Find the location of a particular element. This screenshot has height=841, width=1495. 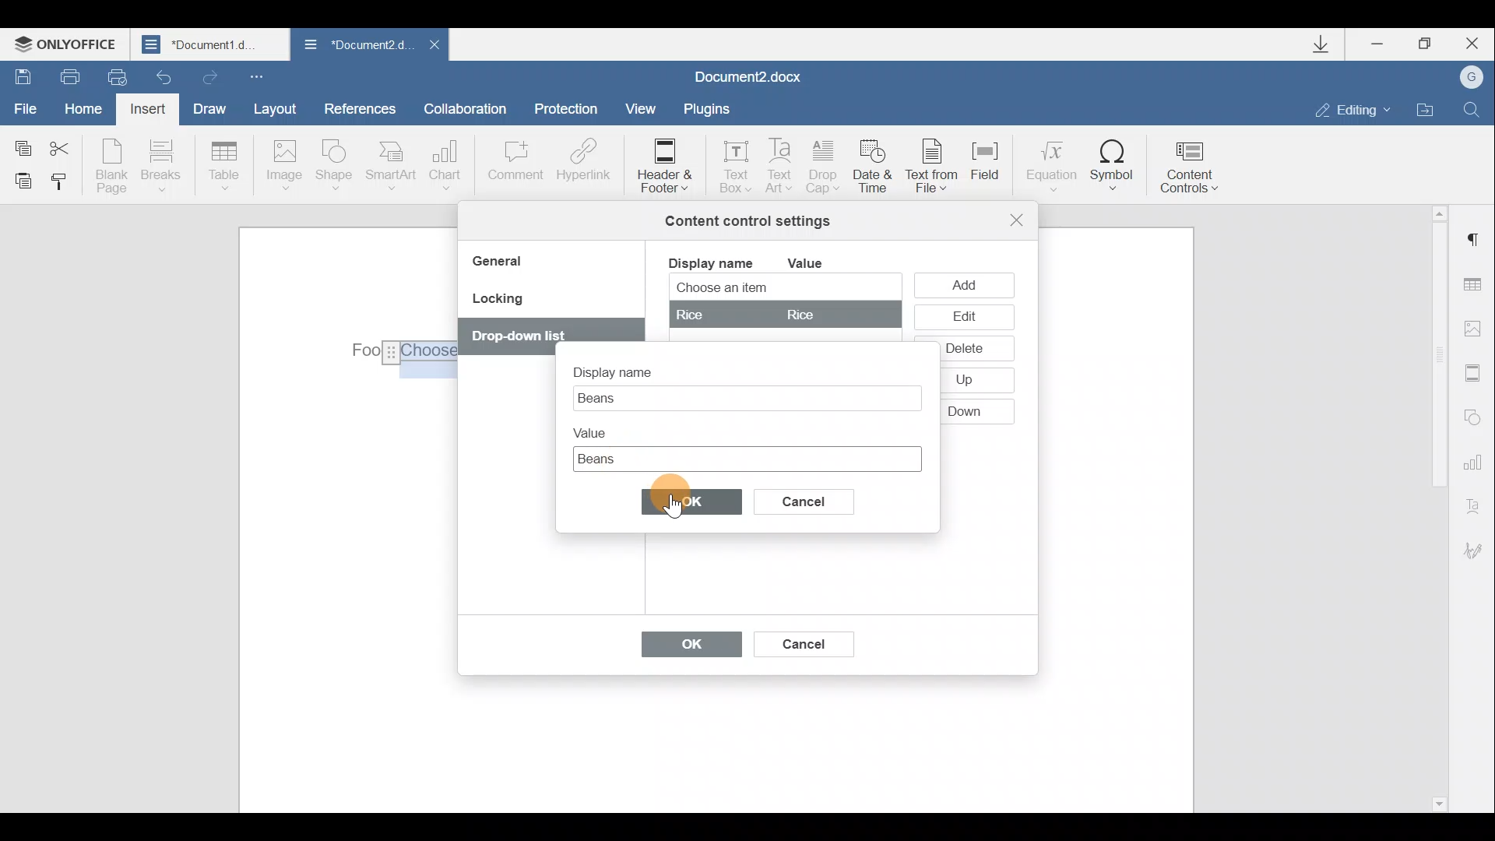

Home is located at coordinates (89, 111).